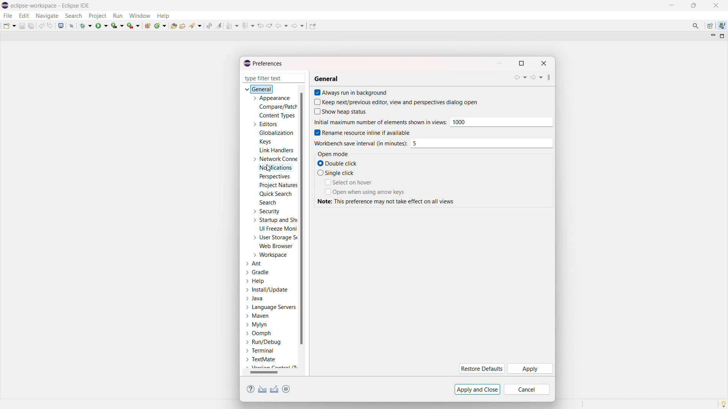 The height and width of the screenshot is (409, 728). I want to click on keep next/previous editor, view and perspectives dialog open, so click(400, 102).